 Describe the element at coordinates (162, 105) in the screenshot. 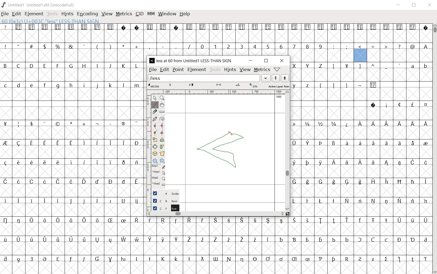

I see `scroll by hand` at that location.